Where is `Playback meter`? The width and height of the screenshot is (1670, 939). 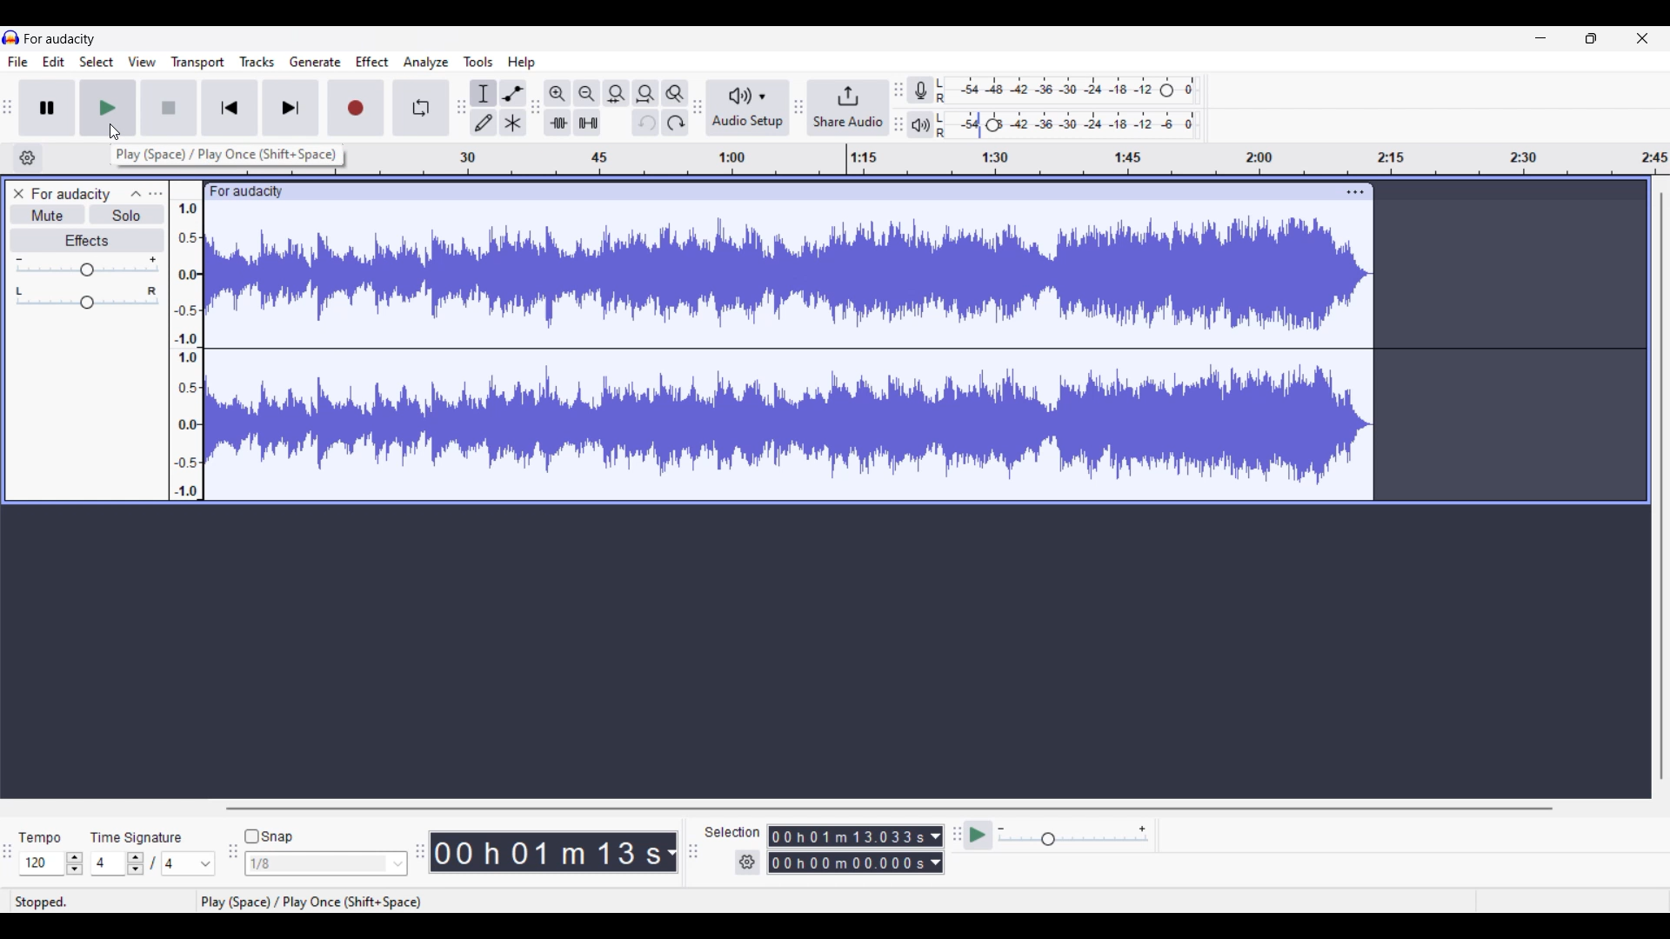
Playback meter is located at coordinates (920, 124).